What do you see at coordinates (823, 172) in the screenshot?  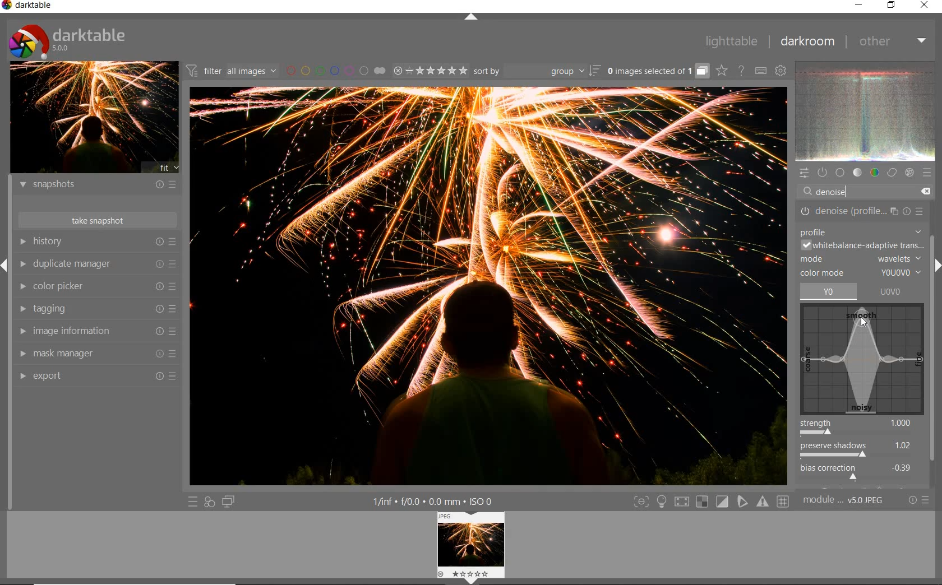 I see `show only active modules` at bounding box center [823, 172].